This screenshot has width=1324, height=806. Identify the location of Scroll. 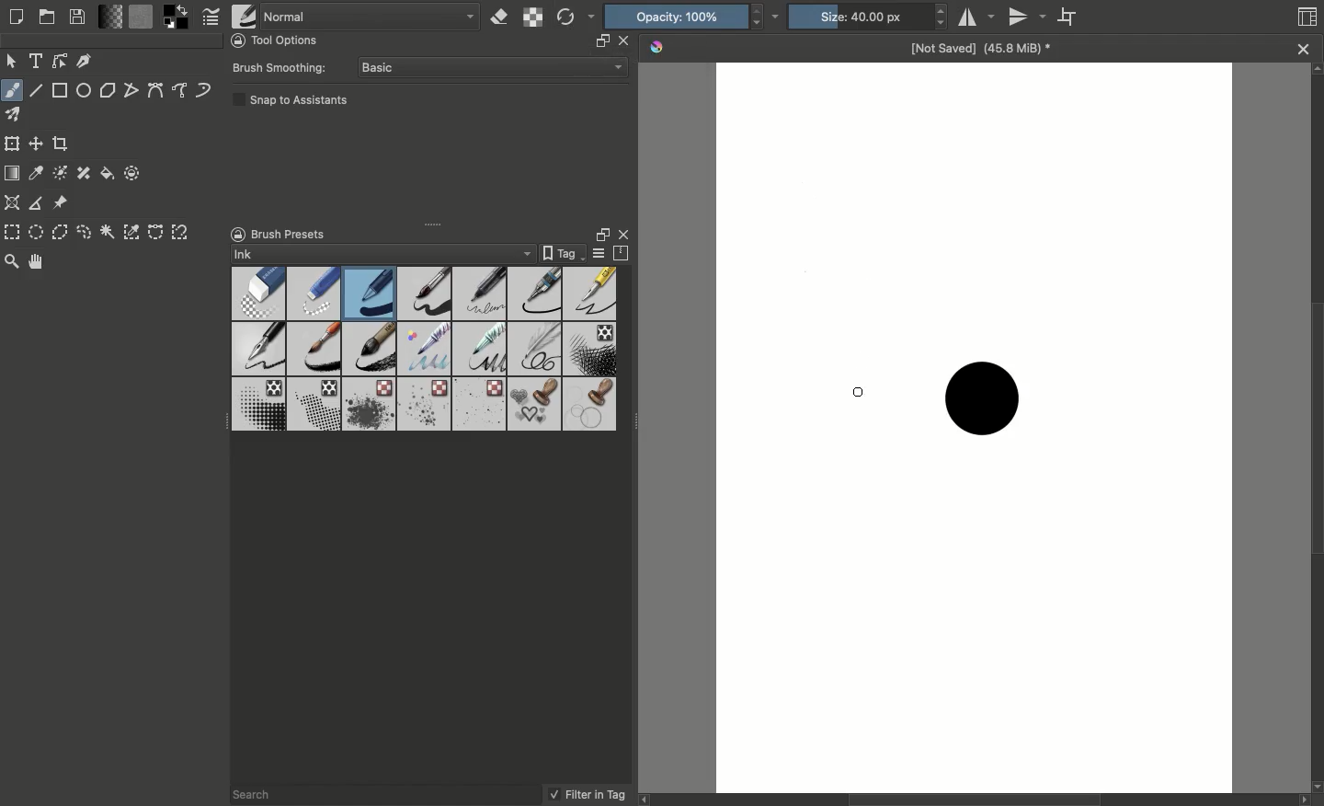
(1316, 428).